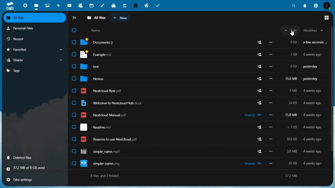  What do you see at coordinates (327, 6) in the screenshot?
I see `Account icon` at bounding box center [327, 6].